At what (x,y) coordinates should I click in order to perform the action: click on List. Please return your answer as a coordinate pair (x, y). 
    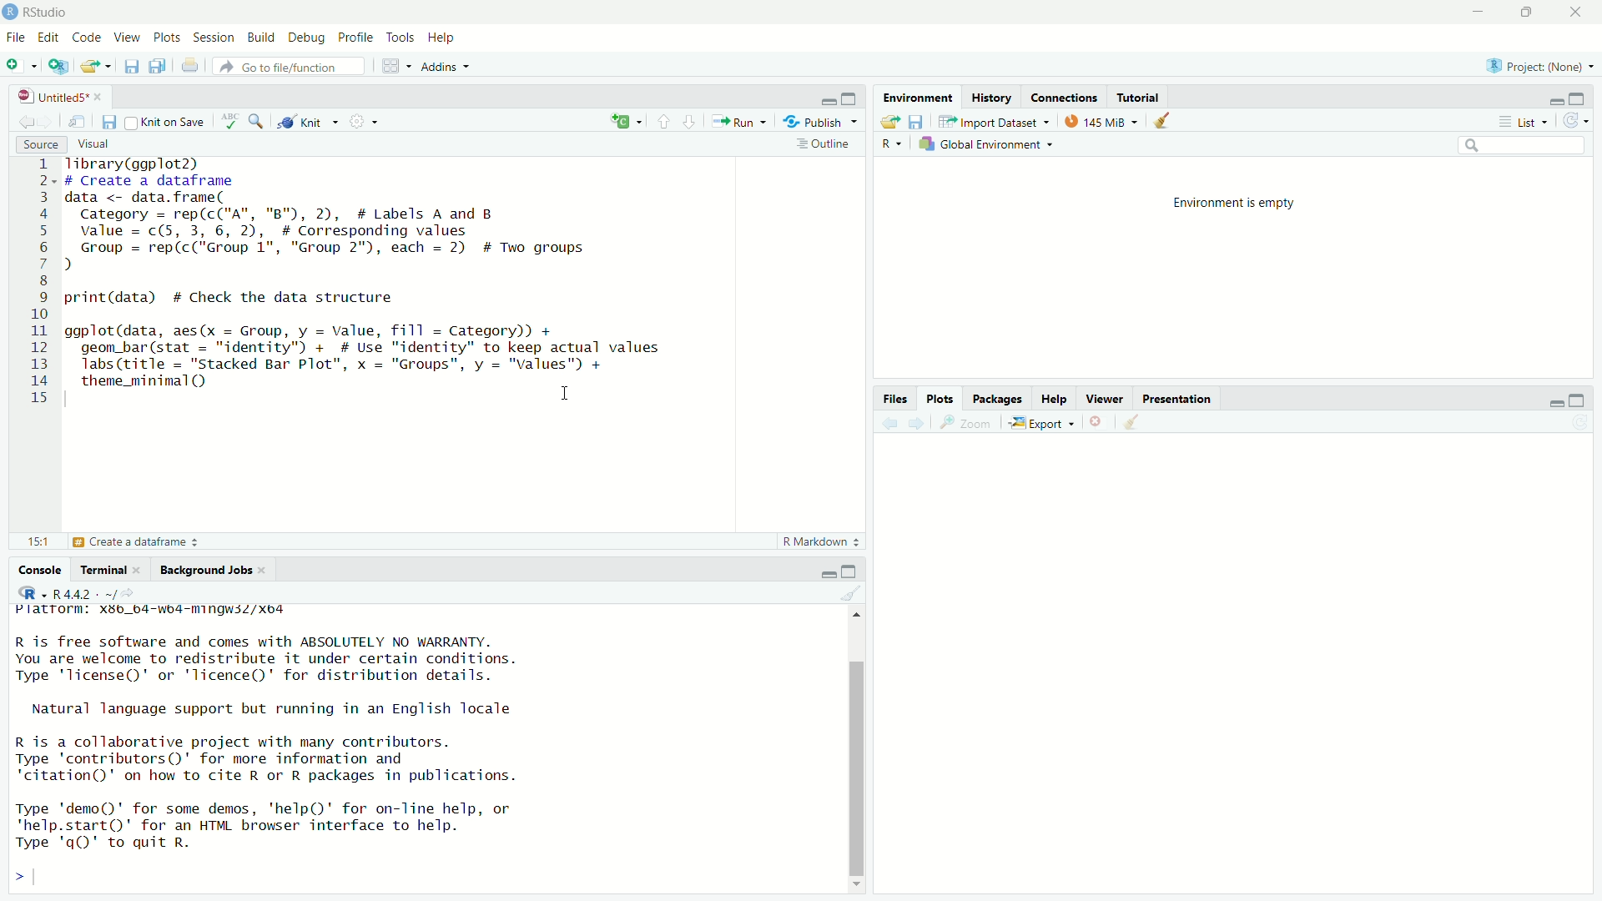
    Looking at the image, I should click on (1524, 120).